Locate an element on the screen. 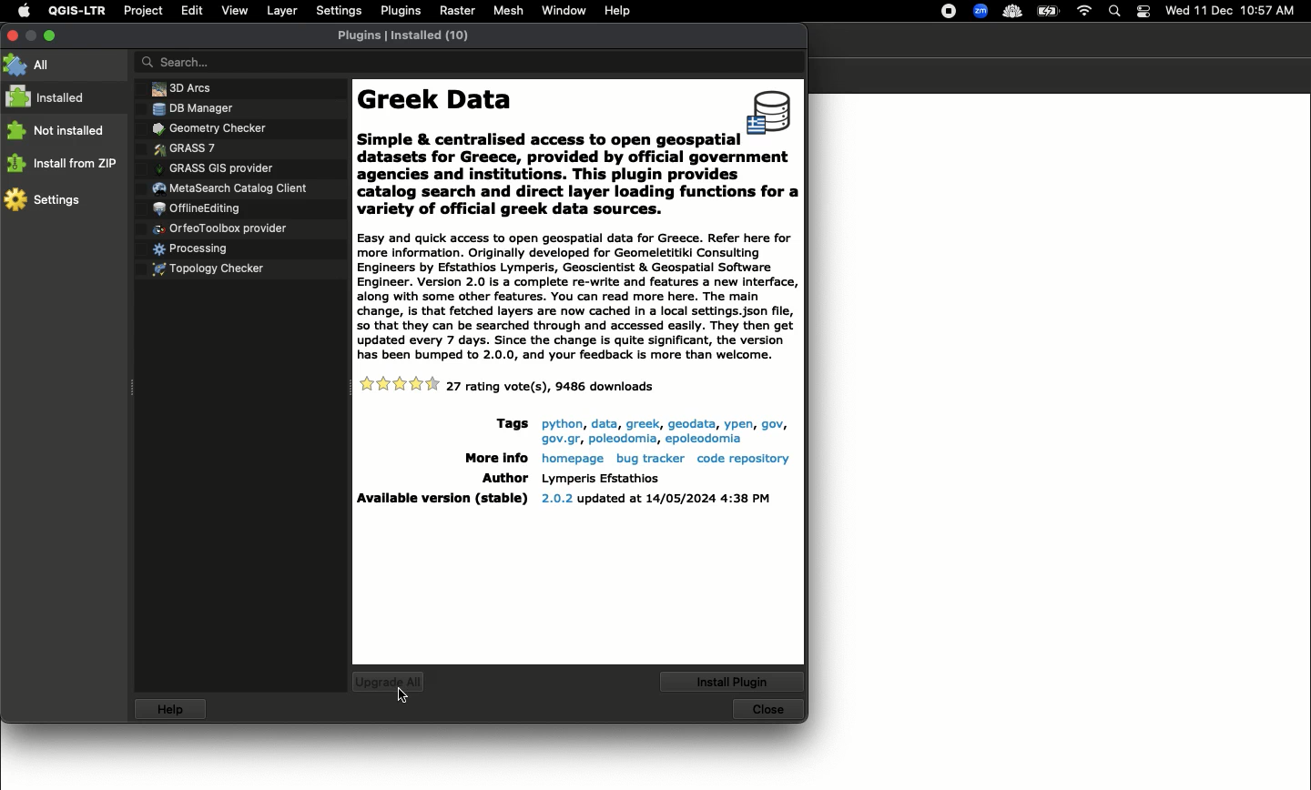 The height and width of the screenshot is (790, 1311). Search is located at coordinates (468, 64).